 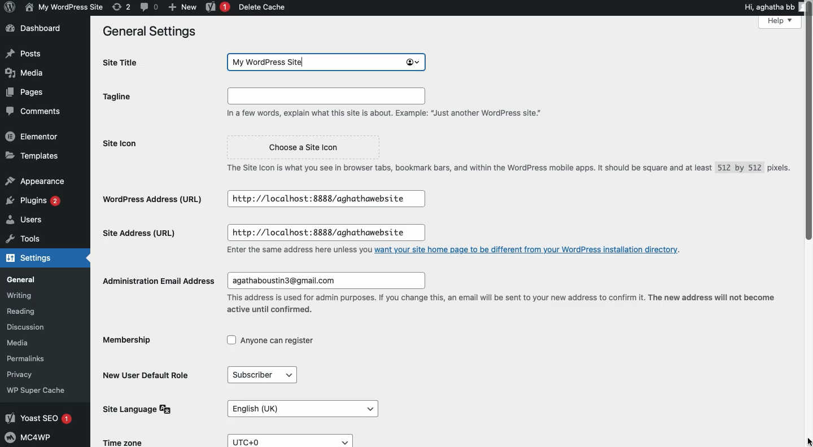 I want to click on Settings, so click(x=33, y=258).